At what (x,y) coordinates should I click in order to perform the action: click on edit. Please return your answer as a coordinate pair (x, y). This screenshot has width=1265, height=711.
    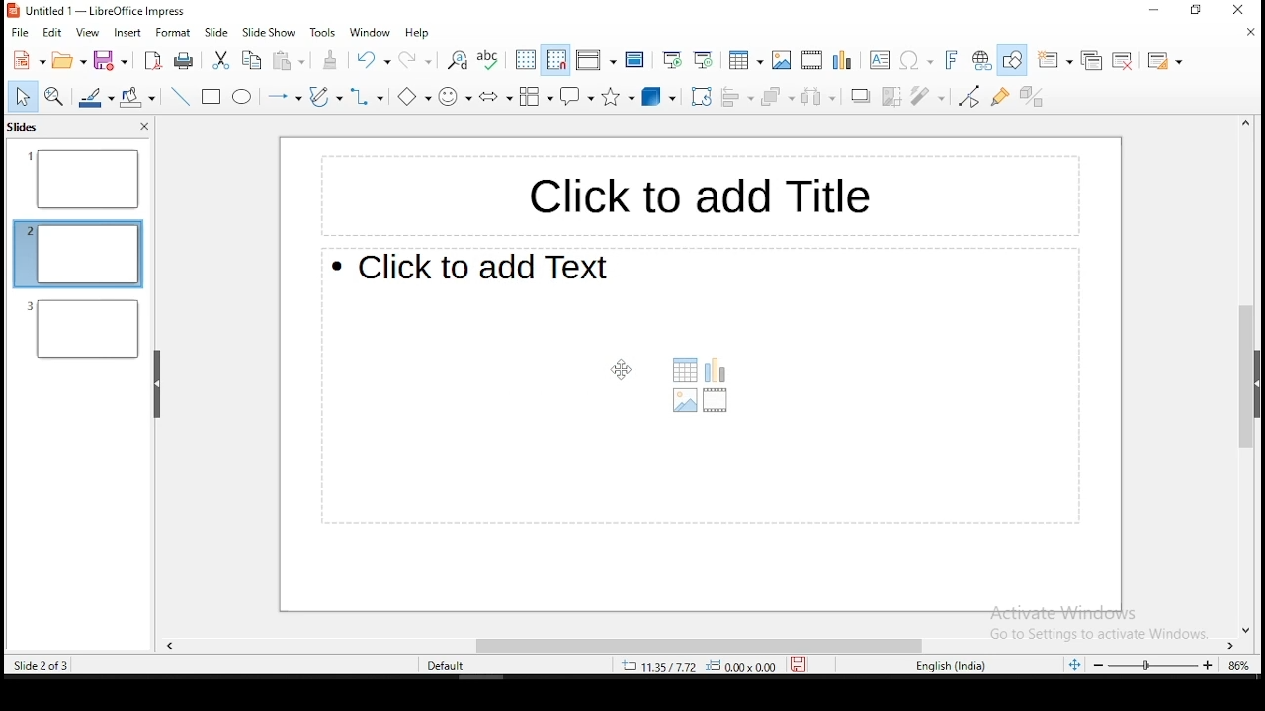
    Looking at the image, I should click on (52, 35).